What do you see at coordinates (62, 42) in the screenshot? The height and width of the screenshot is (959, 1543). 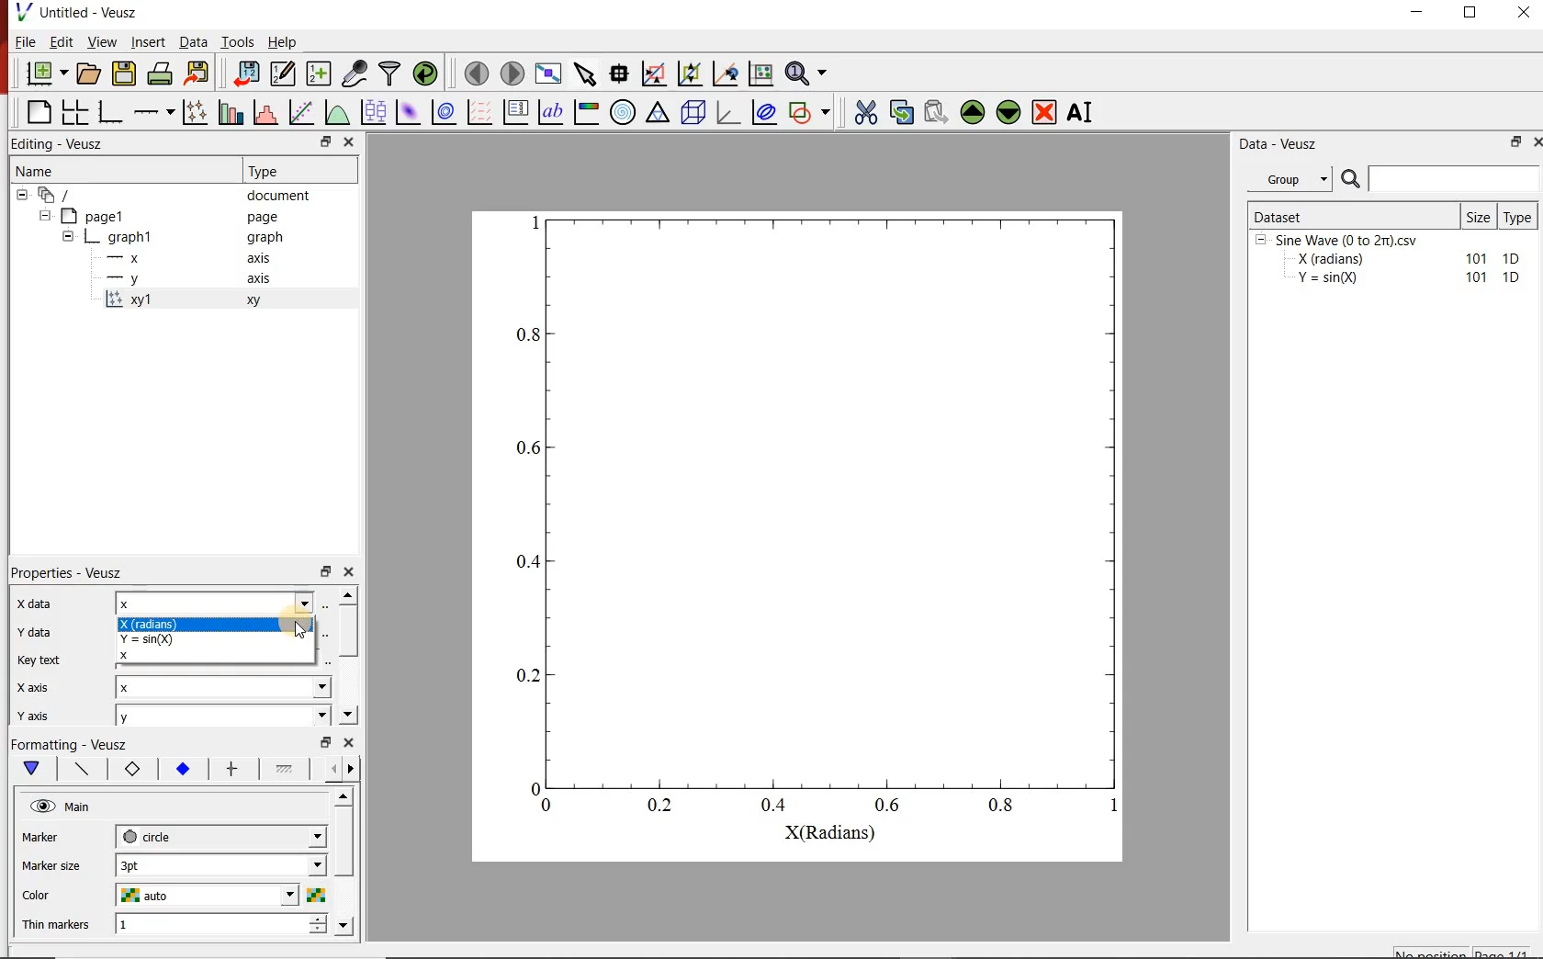 I see `Edit` at bounding box center [62, 42].